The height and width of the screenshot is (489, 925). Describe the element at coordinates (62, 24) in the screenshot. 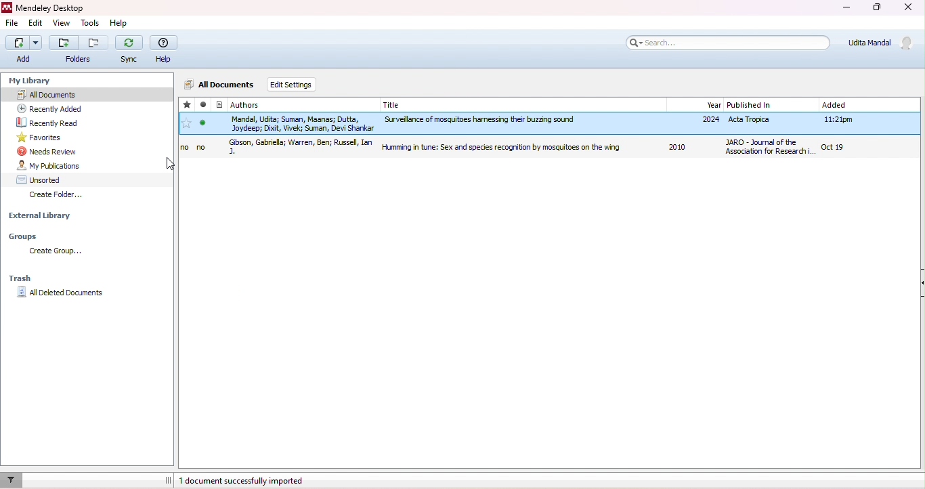

I see `view` at that location.